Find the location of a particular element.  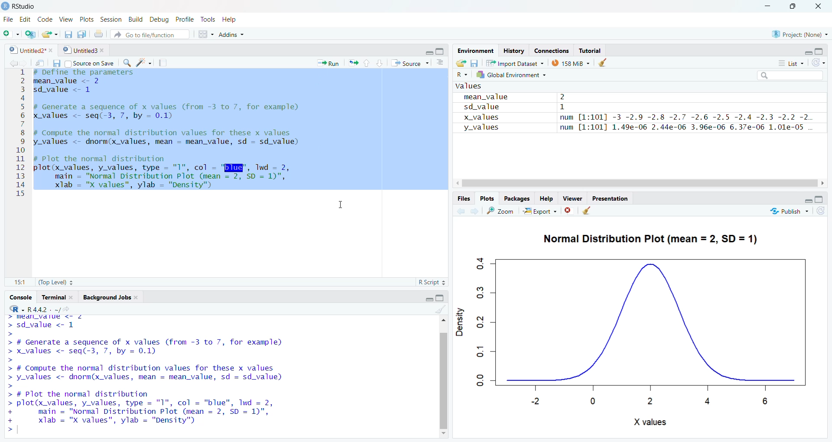

Presentation is located at coordinates (614, 198).